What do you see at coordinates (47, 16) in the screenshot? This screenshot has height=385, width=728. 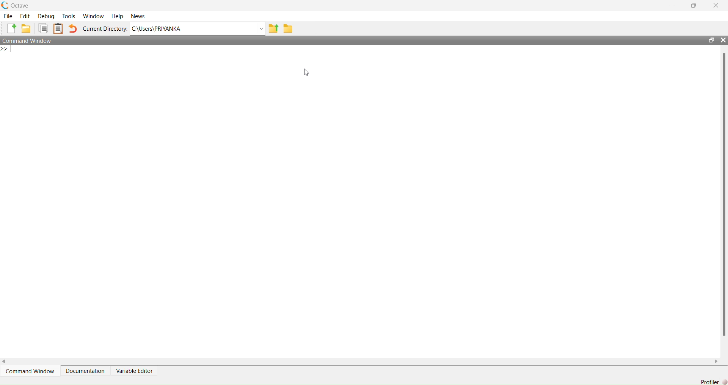 I see `Debug` at bounding box center [47, 16].